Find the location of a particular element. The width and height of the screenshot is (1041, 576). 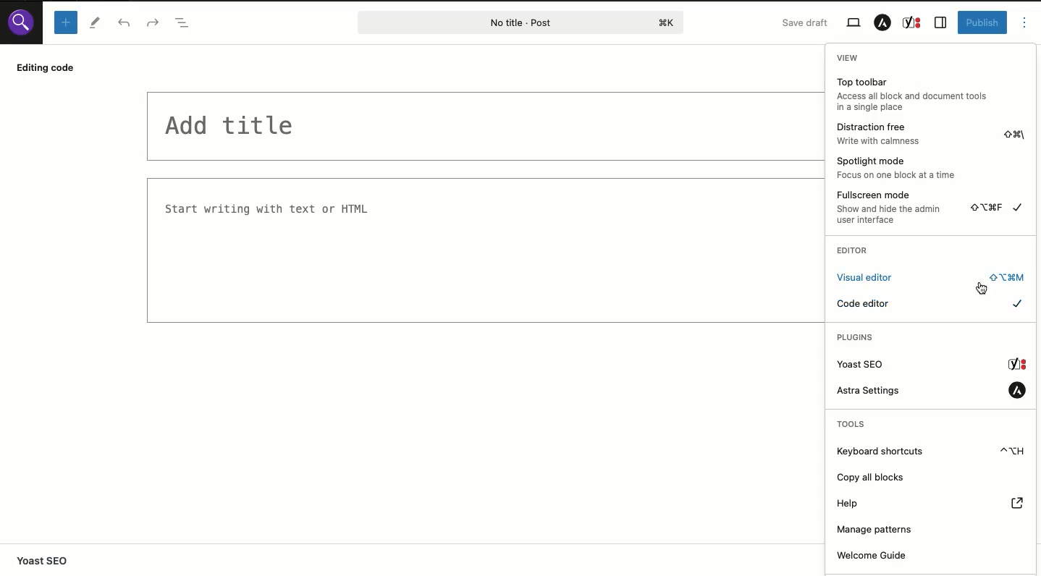

Click is located at coordinates (930, 278).